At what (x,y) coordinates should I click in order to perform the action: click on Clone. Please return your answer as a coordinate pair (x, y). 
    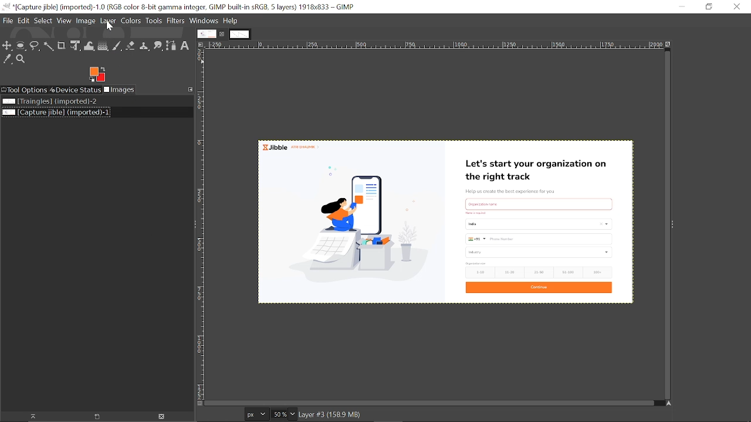
    Looking at the image, I should click on (145, 45).